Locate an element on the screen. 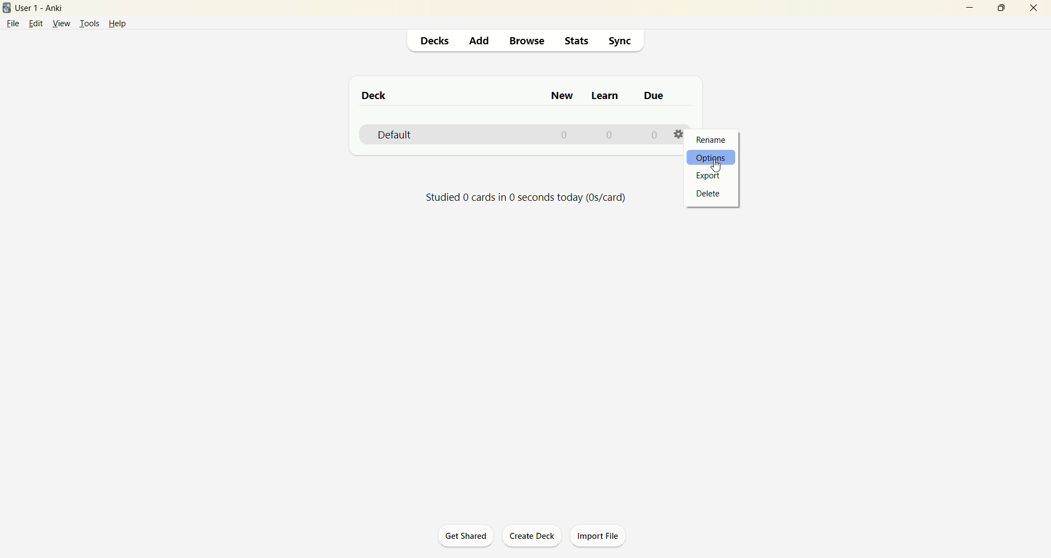  close is located at coordinates (1034, 9).